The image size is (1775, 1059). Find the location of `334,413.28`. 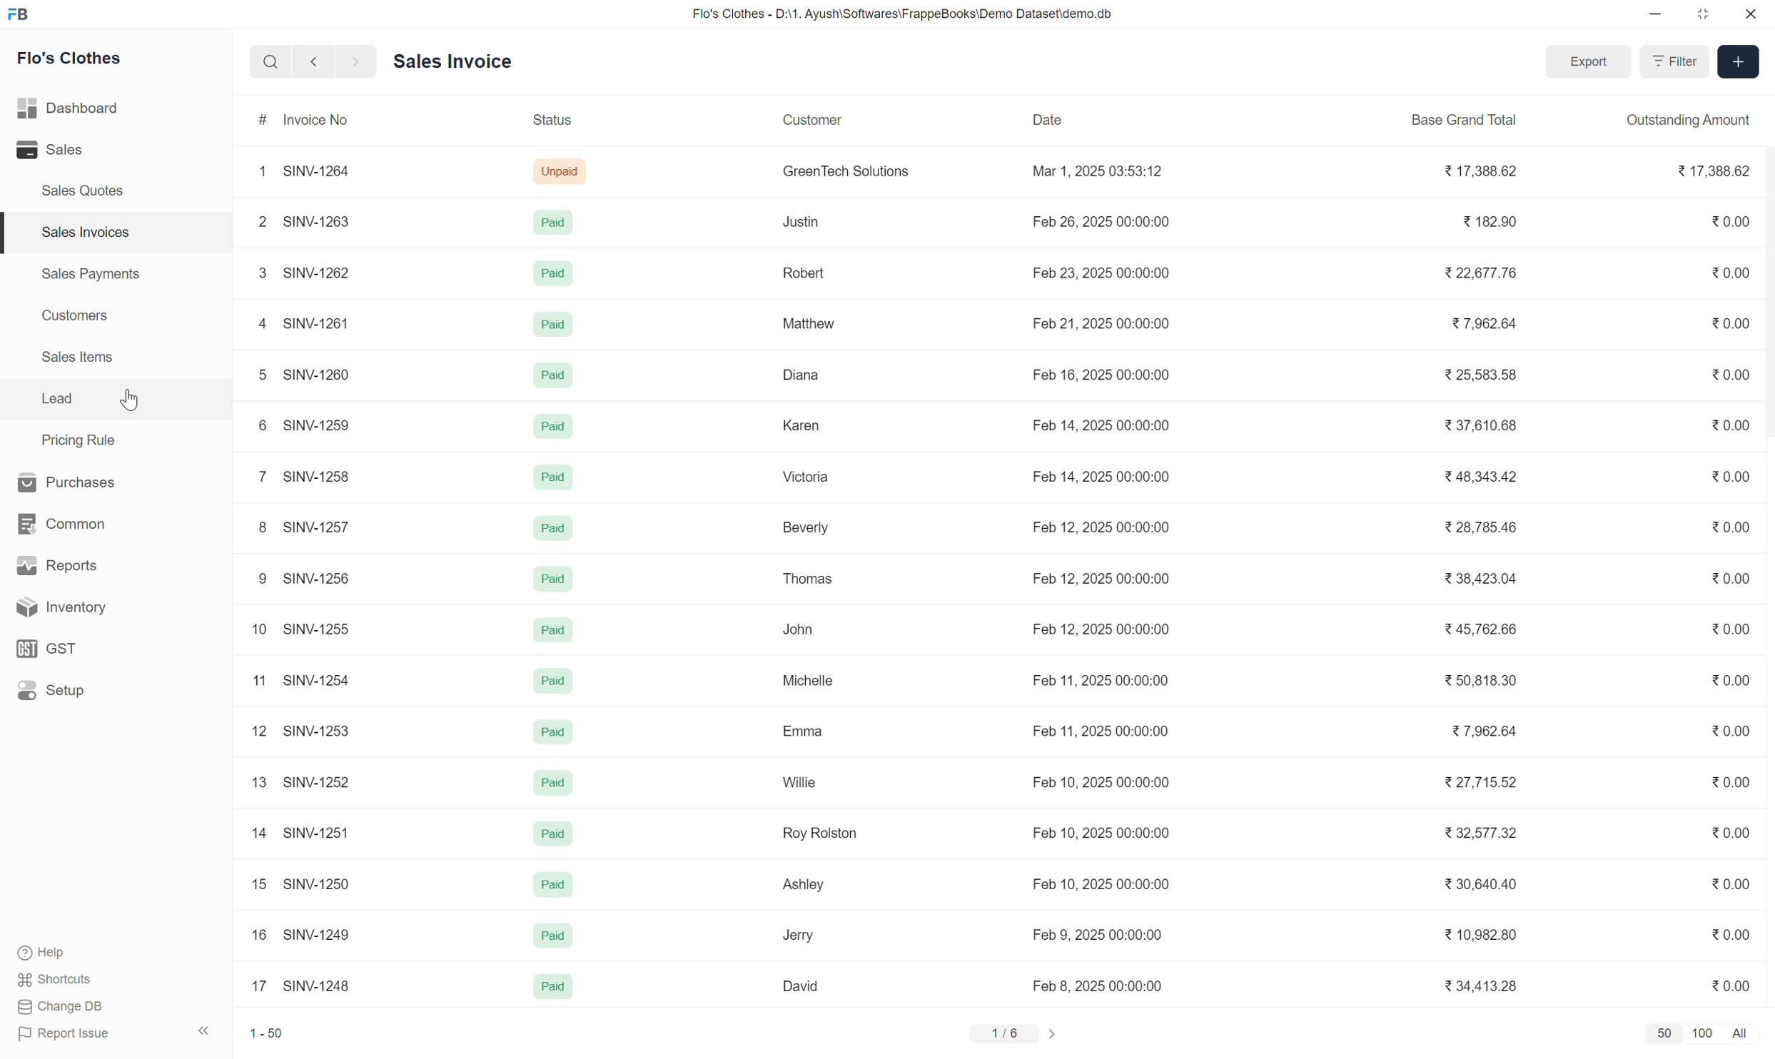

334,413.28 is located at coordinates (1482, 988).